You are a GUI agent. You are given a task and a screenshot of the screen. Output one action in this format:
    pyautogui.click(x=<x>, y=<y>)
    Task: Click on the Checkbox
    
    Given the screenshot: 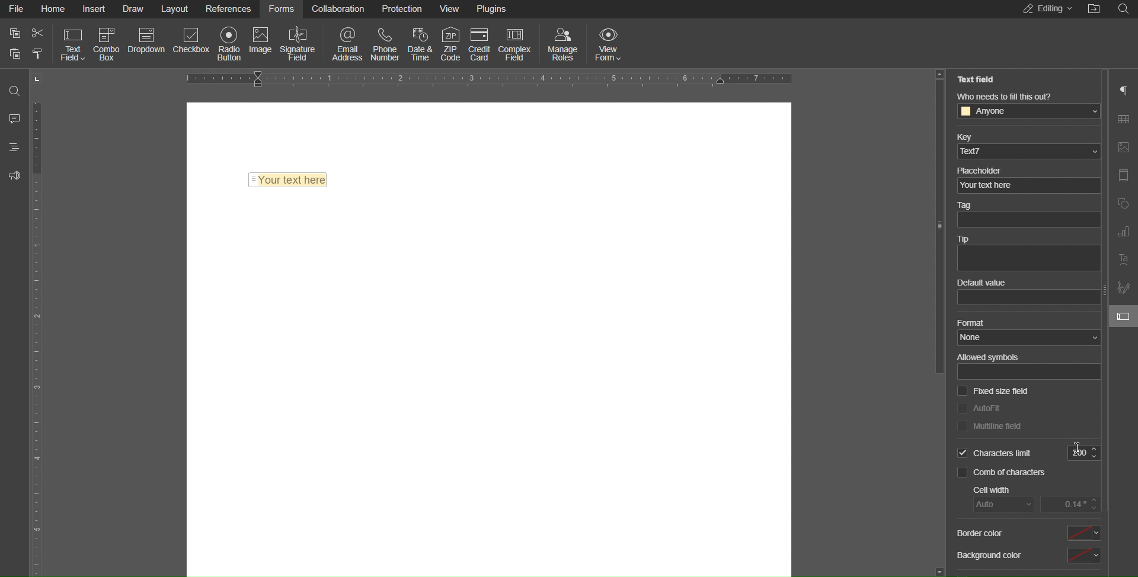 What is the action you would take?
    pyautogui.click(x=194, y=43)
    